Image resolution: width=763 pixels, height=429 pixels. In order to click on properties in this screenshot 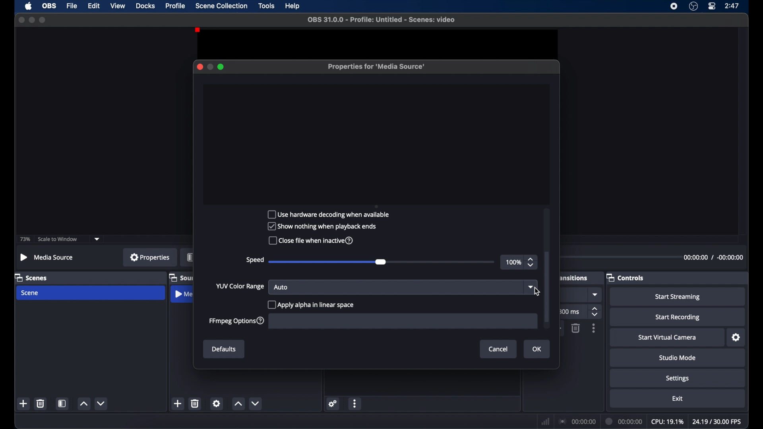, I will do `click(150, 257)`.